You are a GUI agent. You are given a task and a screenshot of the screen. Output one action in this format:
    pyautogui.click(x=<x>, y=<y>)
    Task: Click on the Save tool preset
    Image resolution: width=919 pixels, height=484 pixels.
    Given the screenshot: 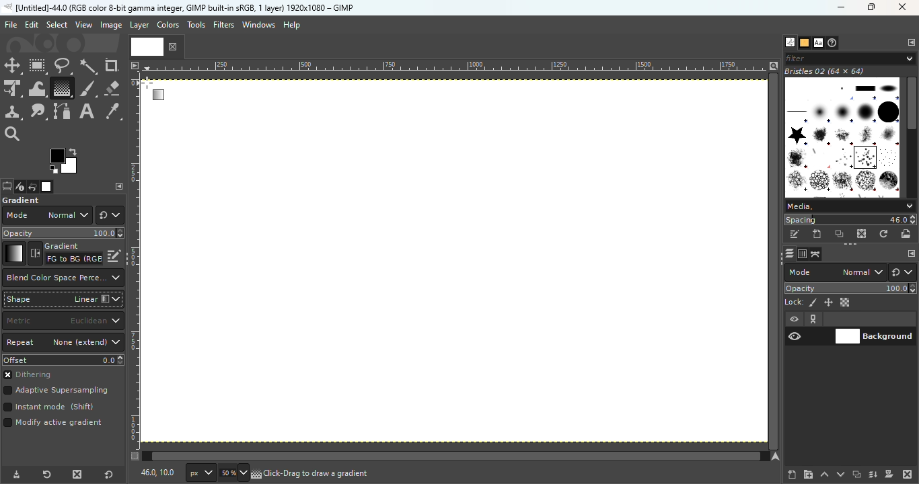 What is the action you would take?
    pyautogui.click(x=15, y=475)
    